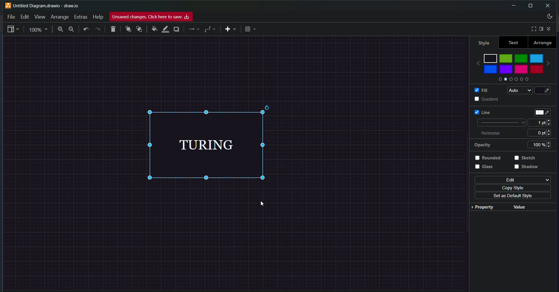 The image size is (559, 292). I want to click on line color, so click(165, 29).